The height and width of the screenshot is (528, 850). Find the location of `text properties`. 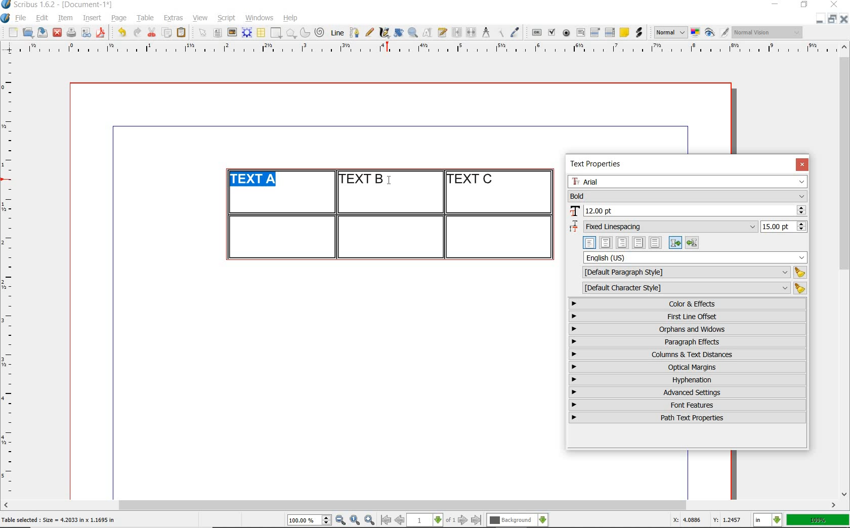

text properties is located at coordinates (595, 165).